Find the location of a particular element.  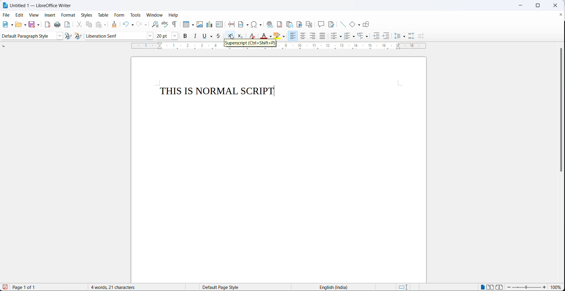

insert cross-reference is located at coordinates (309, 23).